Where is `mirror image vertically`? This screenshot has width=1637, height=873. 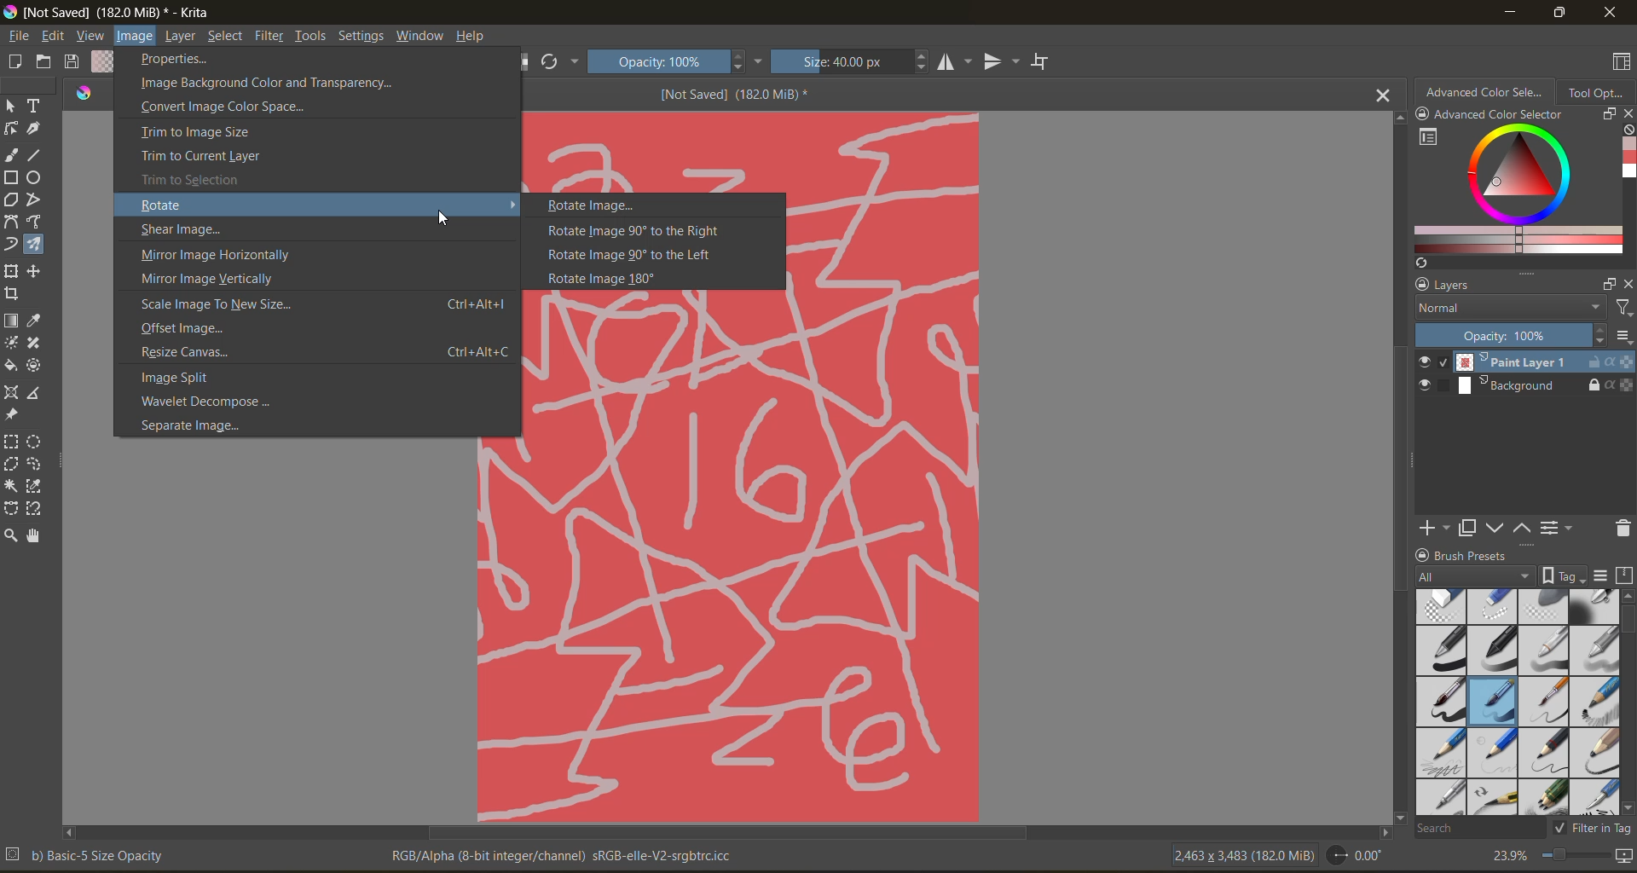 mirror image vertically is located at coordinates (217, 280).